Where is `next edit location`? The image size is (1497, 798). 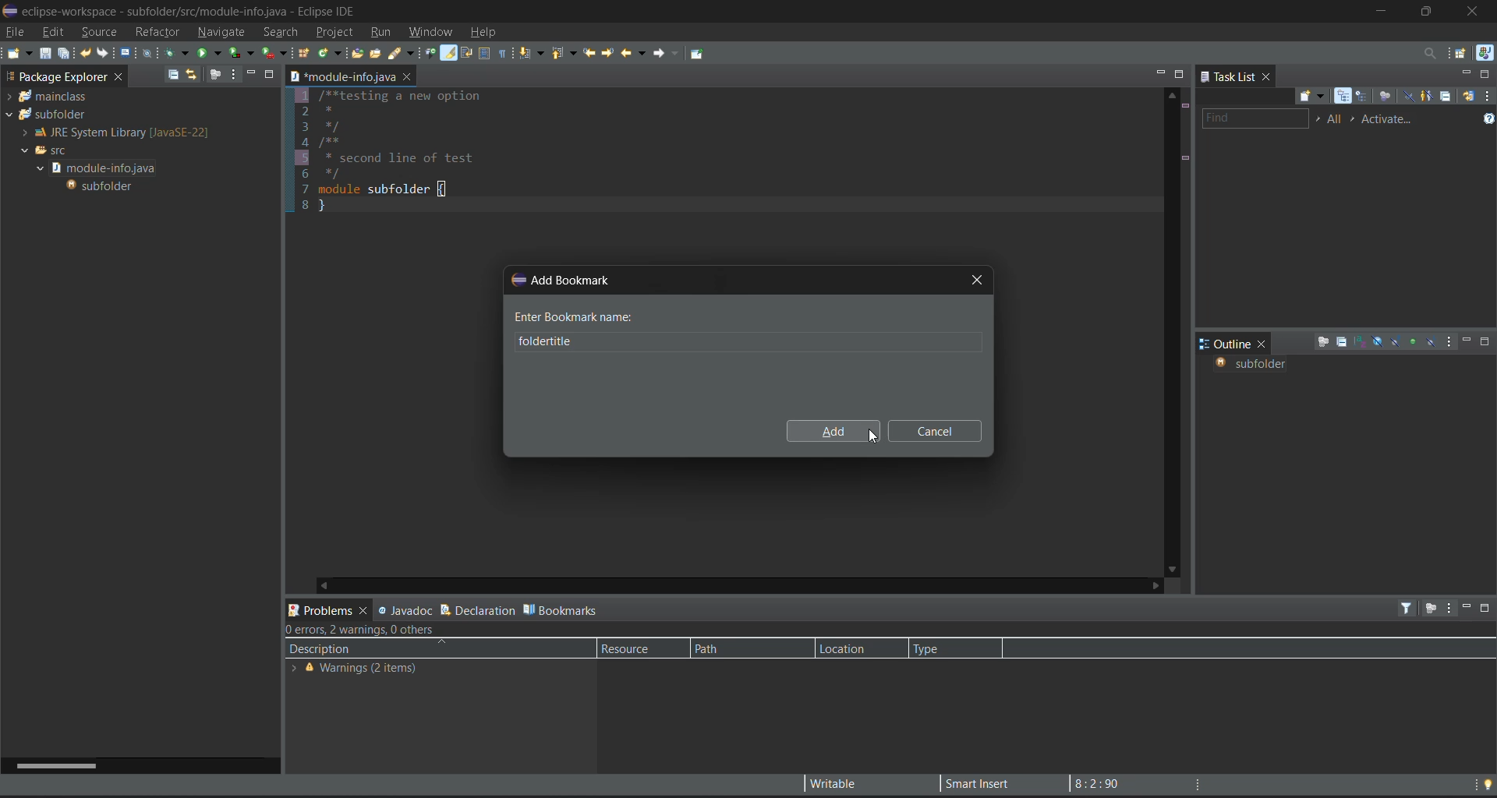 next edit location is located at coordinates (607, 51).